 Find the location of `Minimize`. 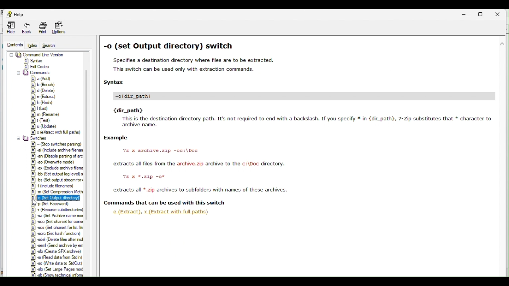

Minimize is located at coordinates (468, 13).